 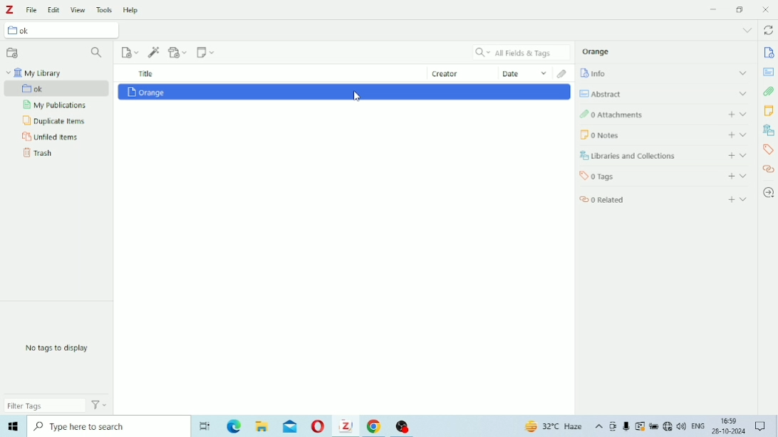 I want to click on ENG, so click(x=698, y=425).